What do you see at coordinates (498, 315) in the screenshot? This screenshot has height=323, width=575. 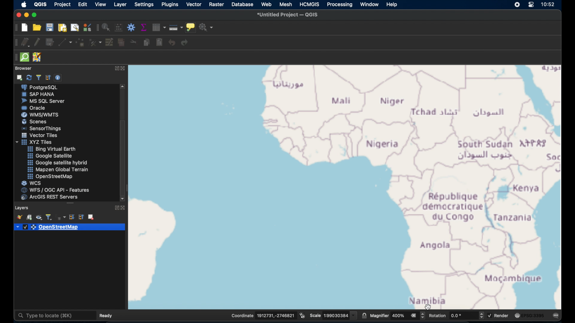 I see `render` at bounding box center [498, 315].